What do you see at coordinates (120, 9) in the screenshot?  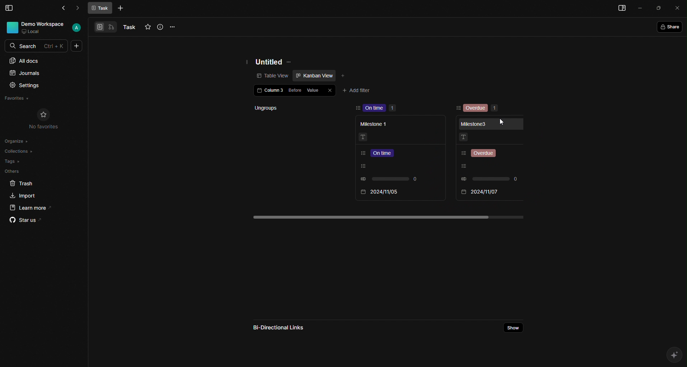 I see `More` at bounding box center [120, 9].